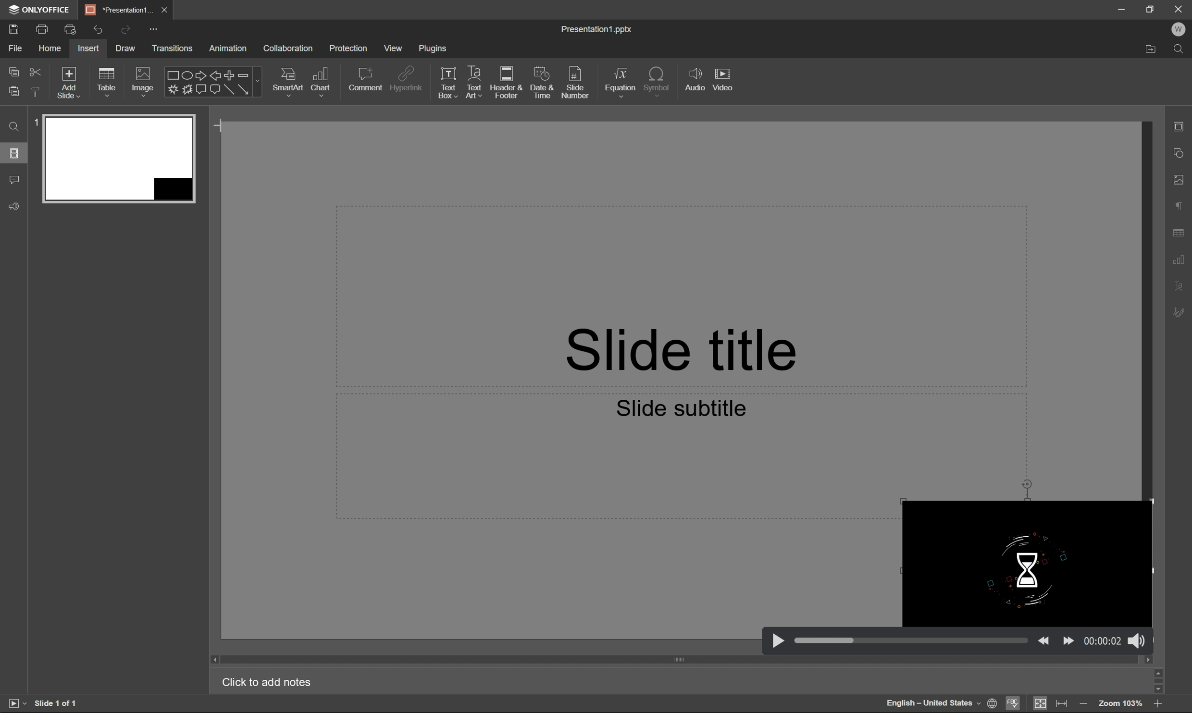 The height and width of the screenshot is (713, 1192). Describe the element at coordinates (1160, 681) in the screenshot. I see `scroll bar` at that location.